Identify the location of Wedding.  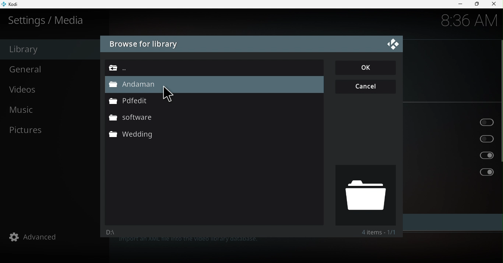
(133, 134).